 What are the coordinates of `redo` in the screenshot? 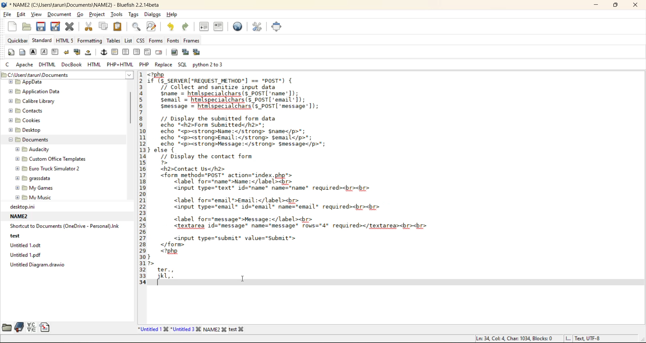 It's located at (189, 26).